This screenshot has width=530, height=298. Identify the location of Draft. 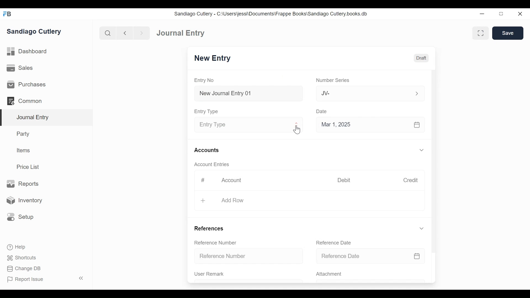
(420, 58).